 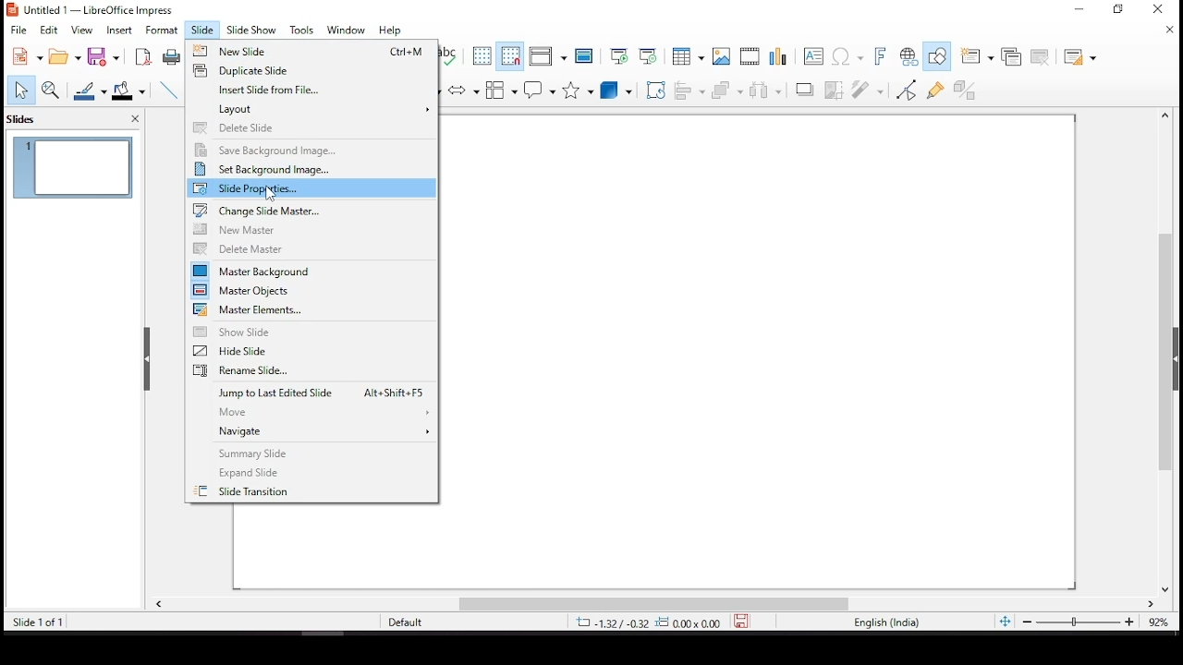 What do you see at coordinates (312, 490) in the screenshot?
I see `slide transition` at bounding box center [312, 490].